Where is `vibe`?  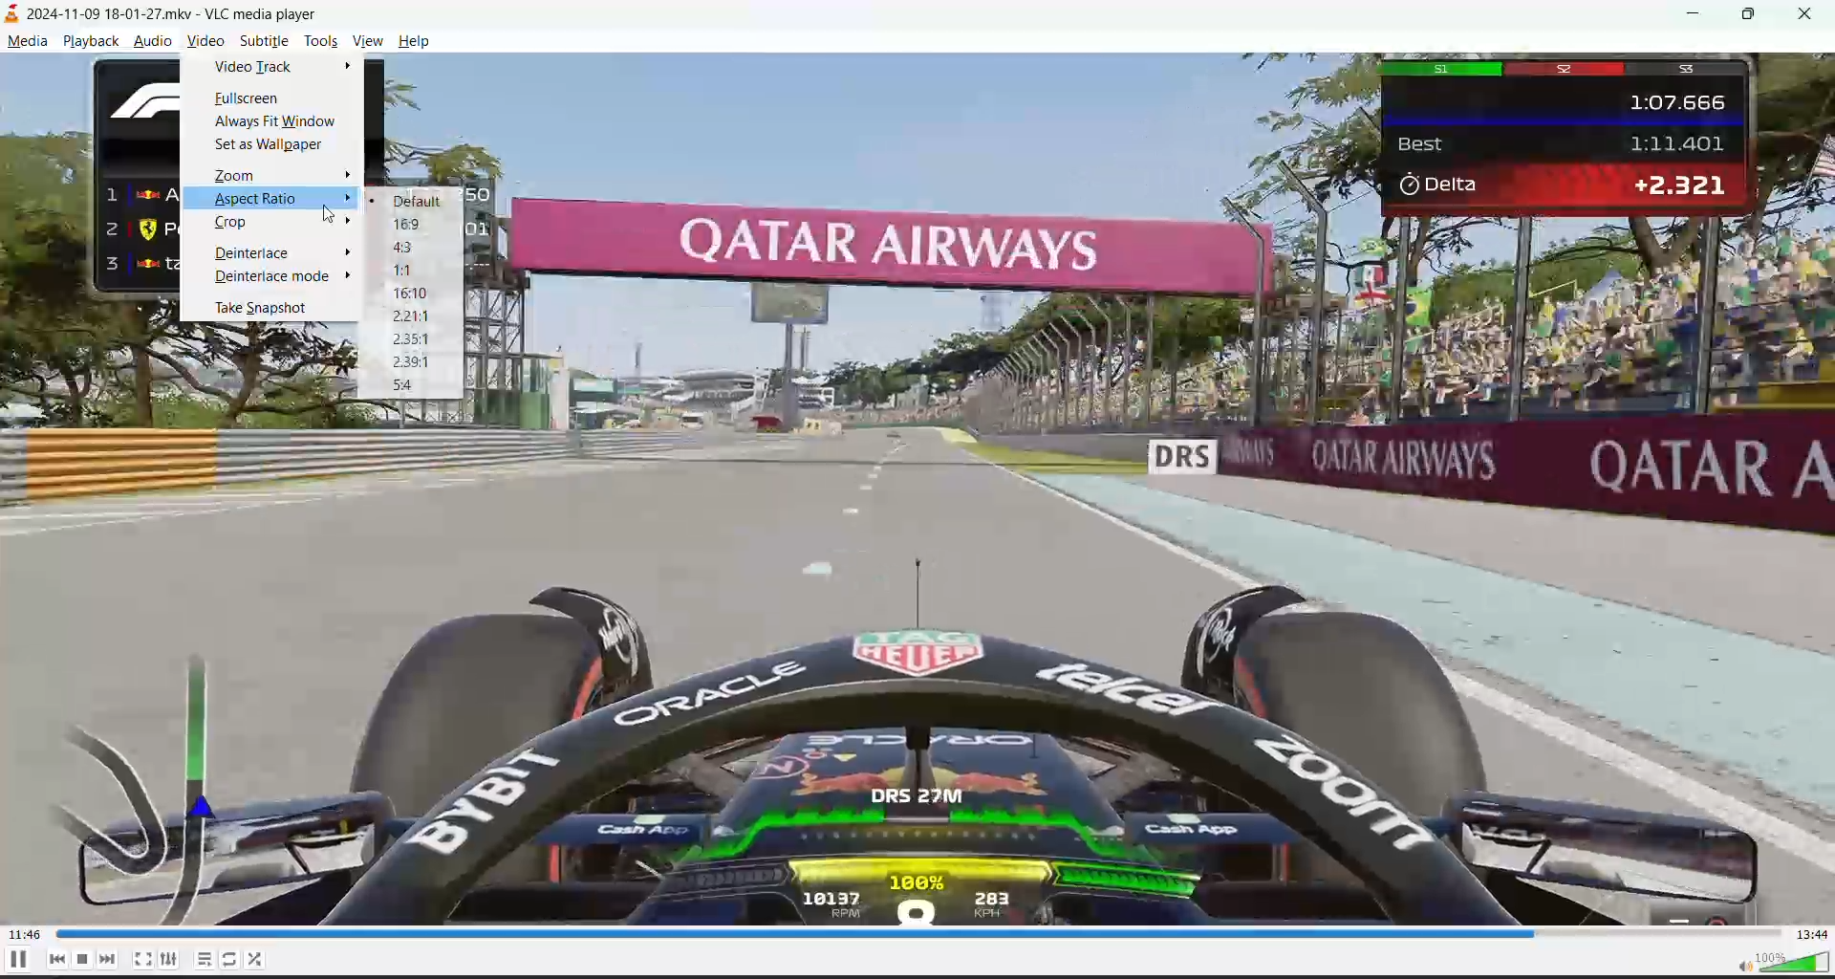
vibe is located at coordinates (366, 40).